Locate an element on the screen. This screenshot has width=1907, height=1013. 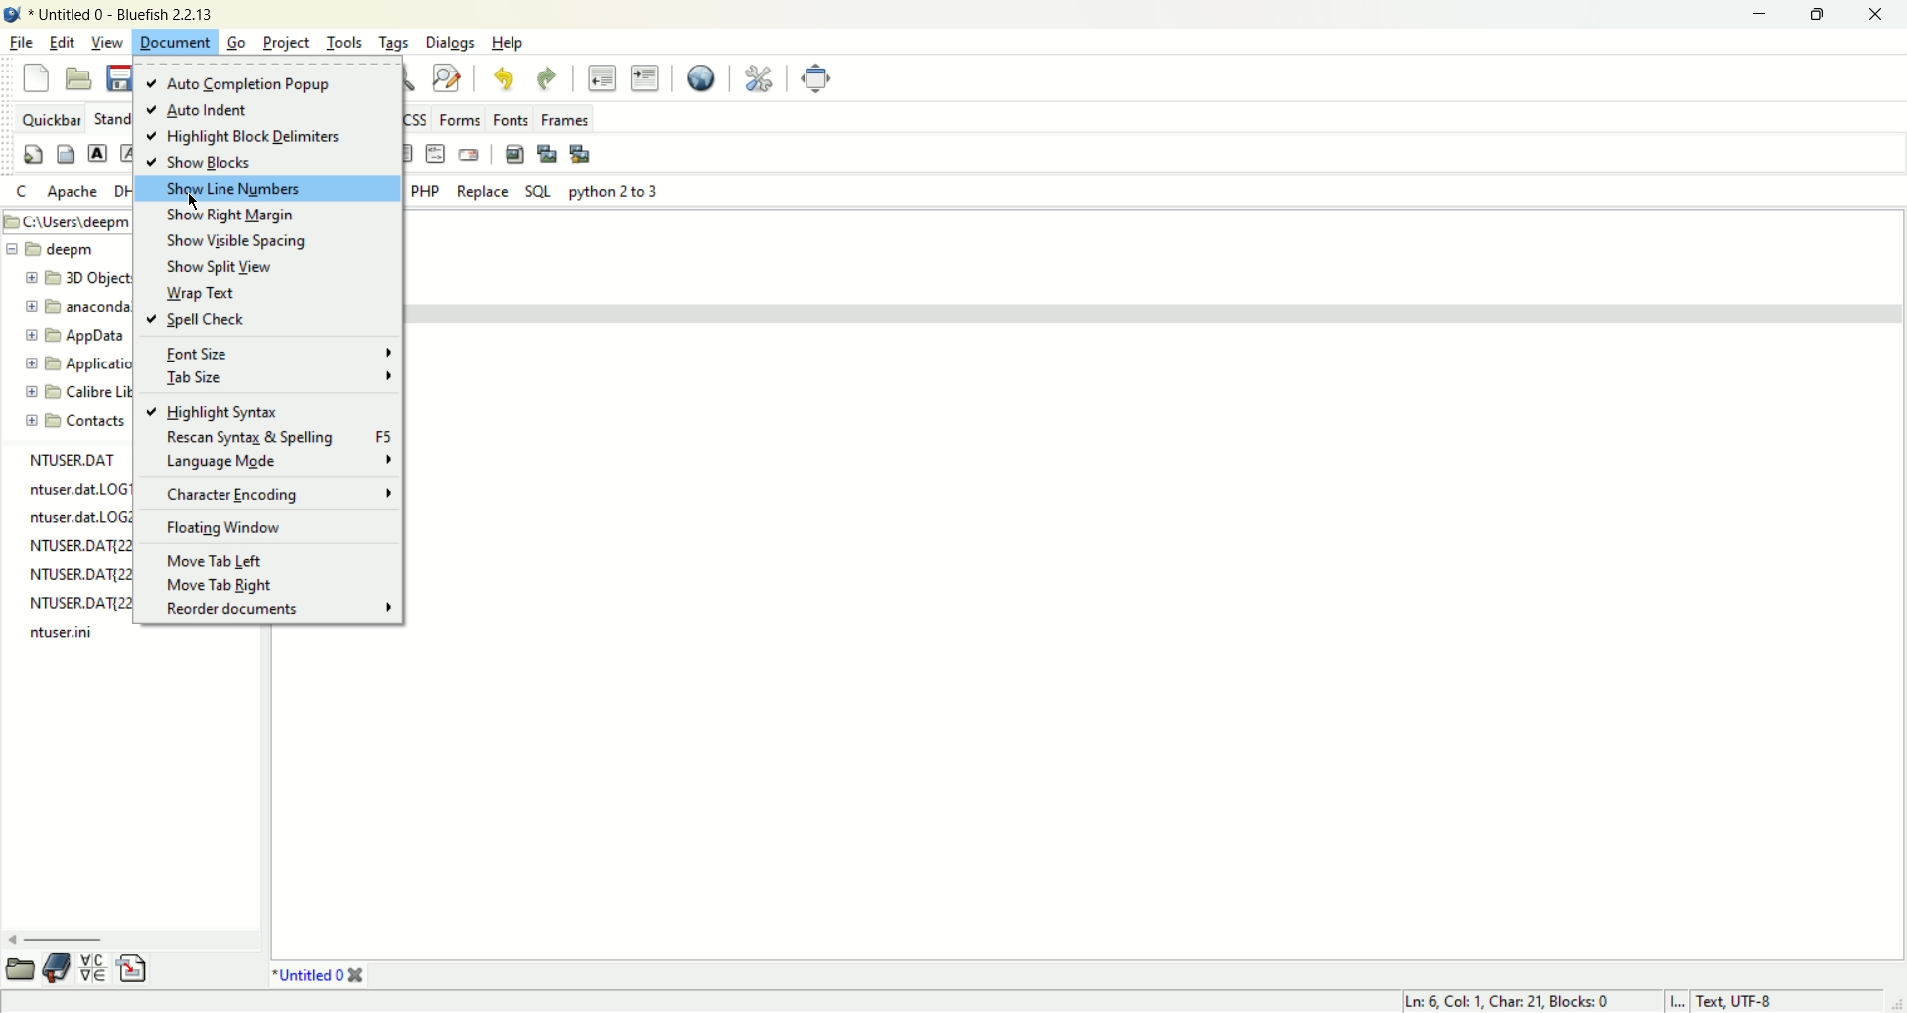
open is located at coordinates (81, 79).